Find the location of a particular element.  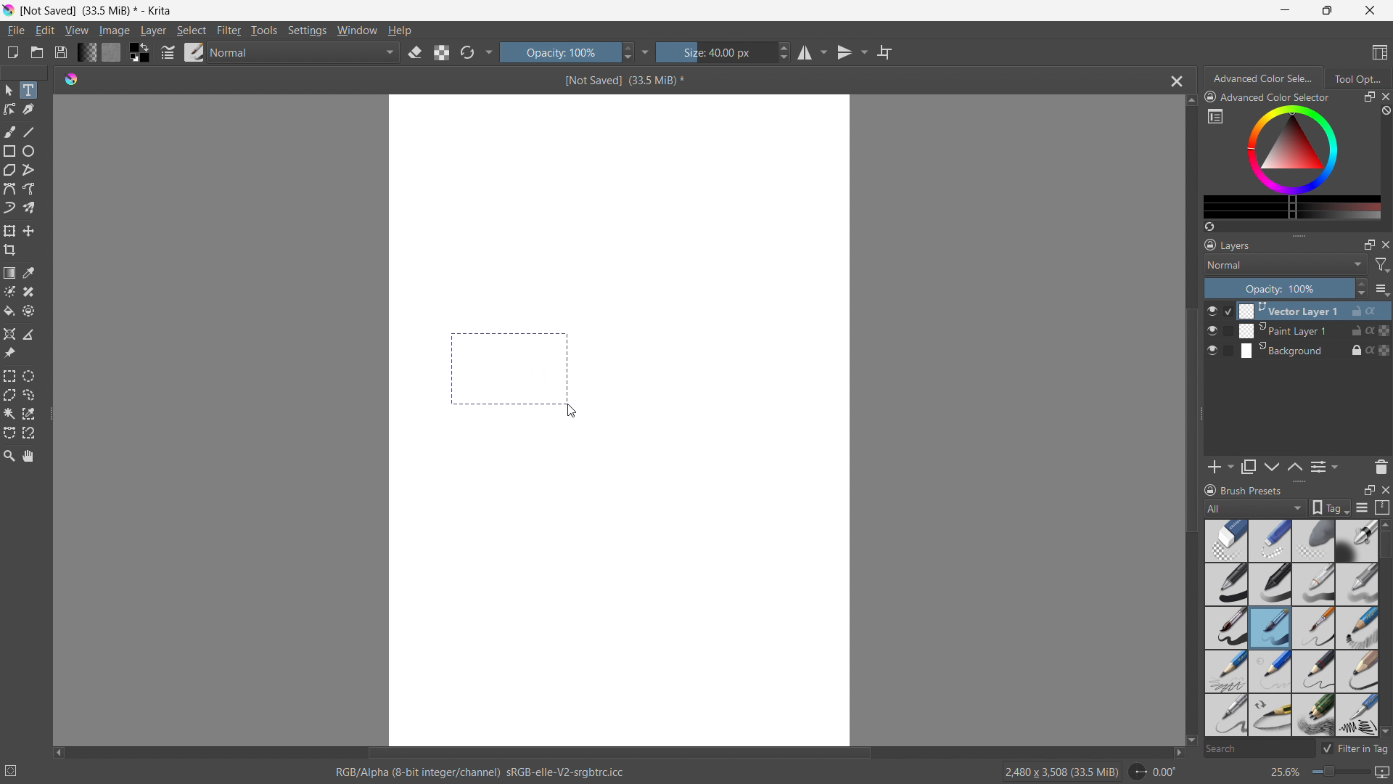

light blur is located at coordinates (1270, 541).